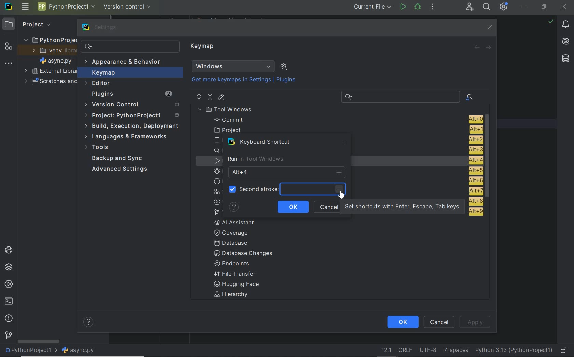 This screenshot has height=357, width=574. I want to click on back, so click(477, 48).